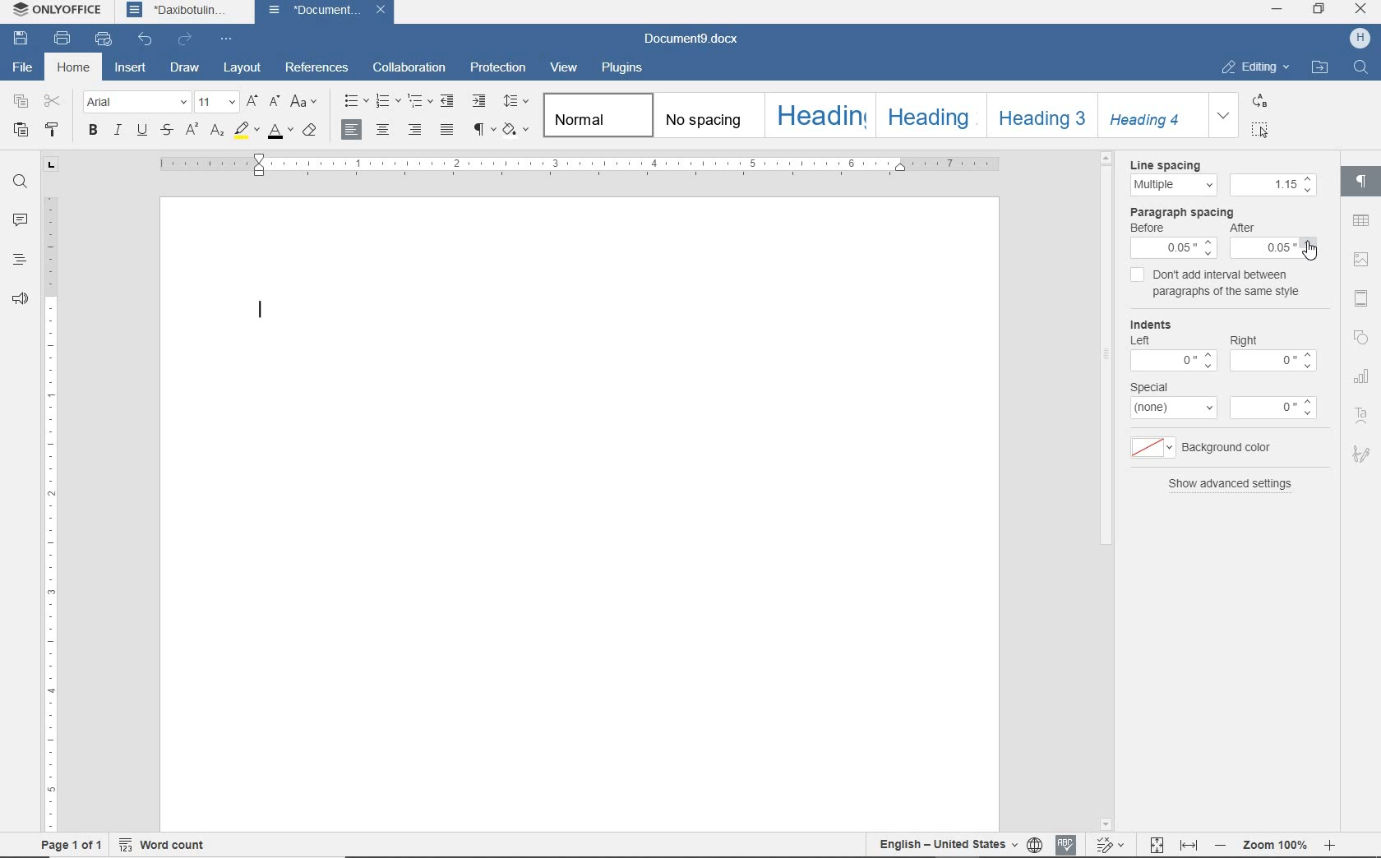  Describe the element at coordinates (1108, 491) in the screenshot. I see `scroll bar` at that location.